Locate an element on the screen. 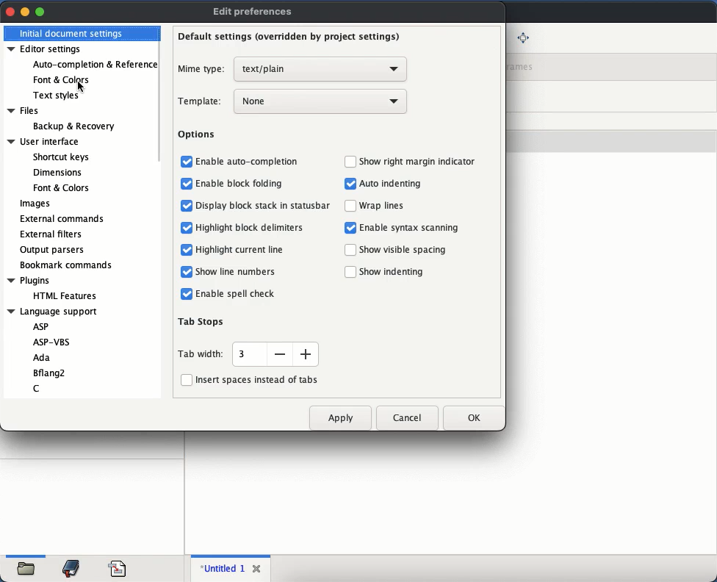 Image resolution: width=717 pixels, height=582 pixels. show indenting is located at coordinates (395, 271).